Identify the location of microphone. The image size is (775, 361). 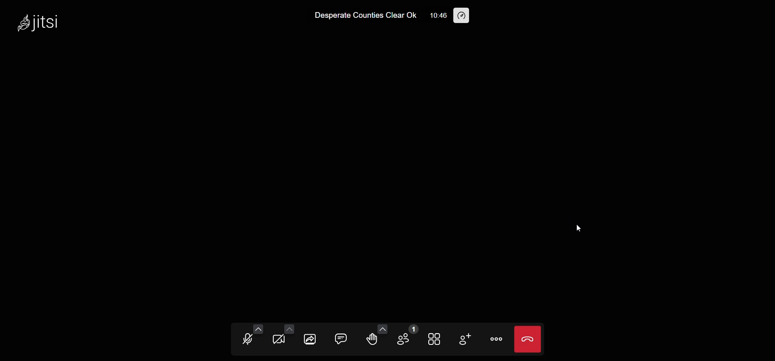
(242, 341).